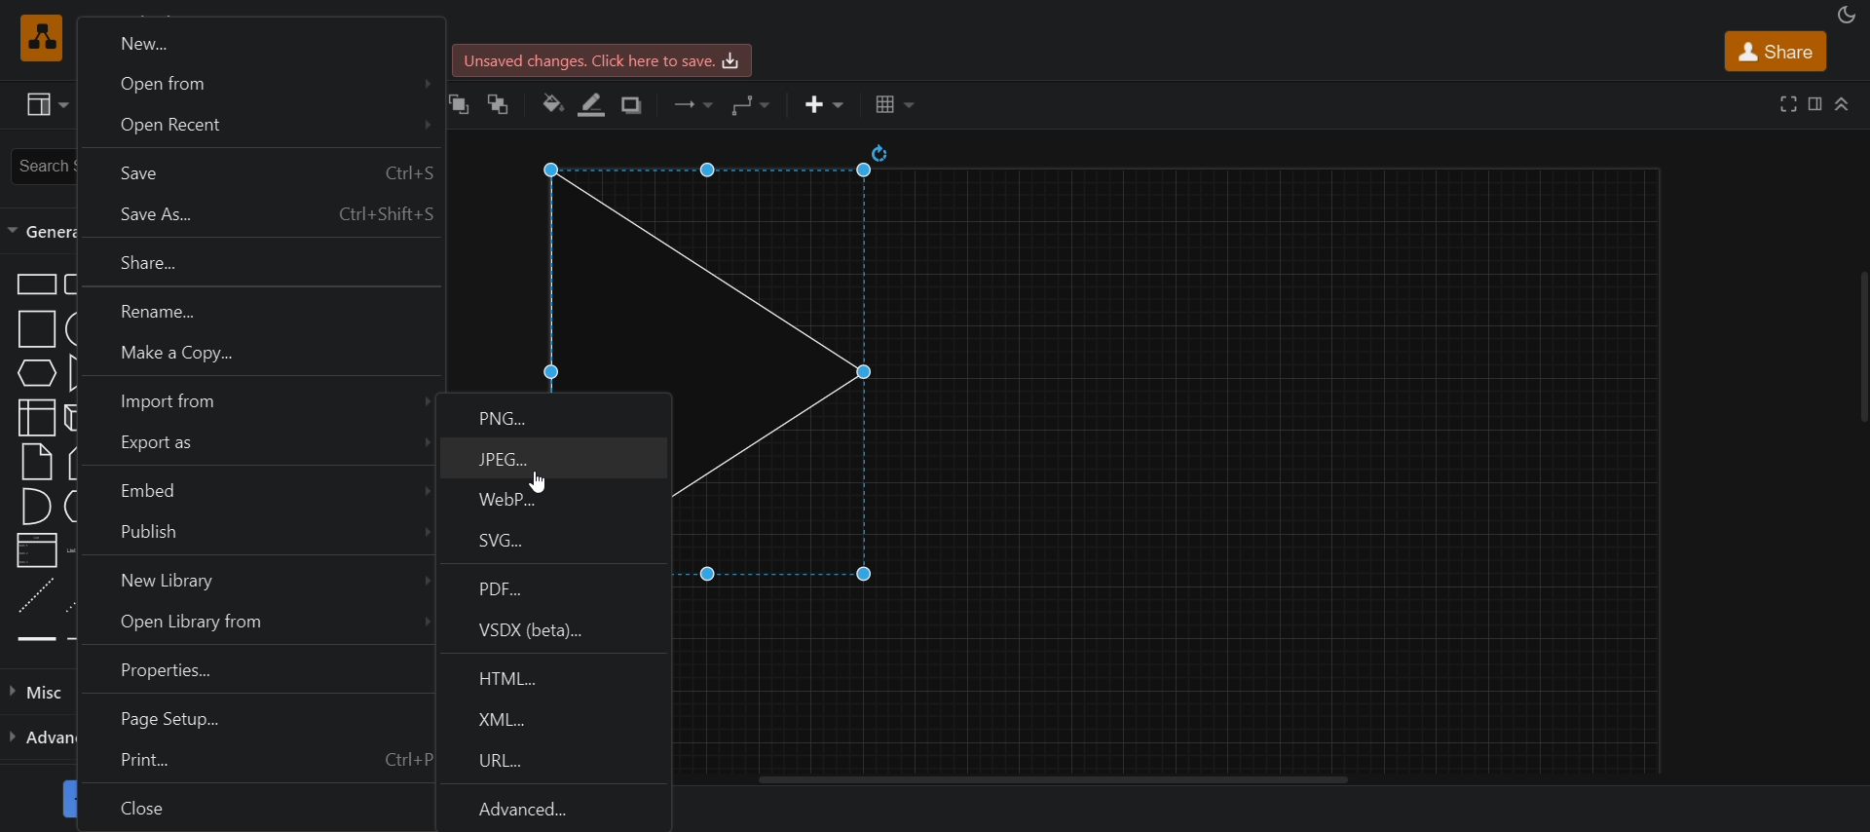 The height and width of the screenshot is (832, 1870). What do you see at coordinates (634, 106) in the screenshot?
I see `shadow` at bounding box center [634, 106].